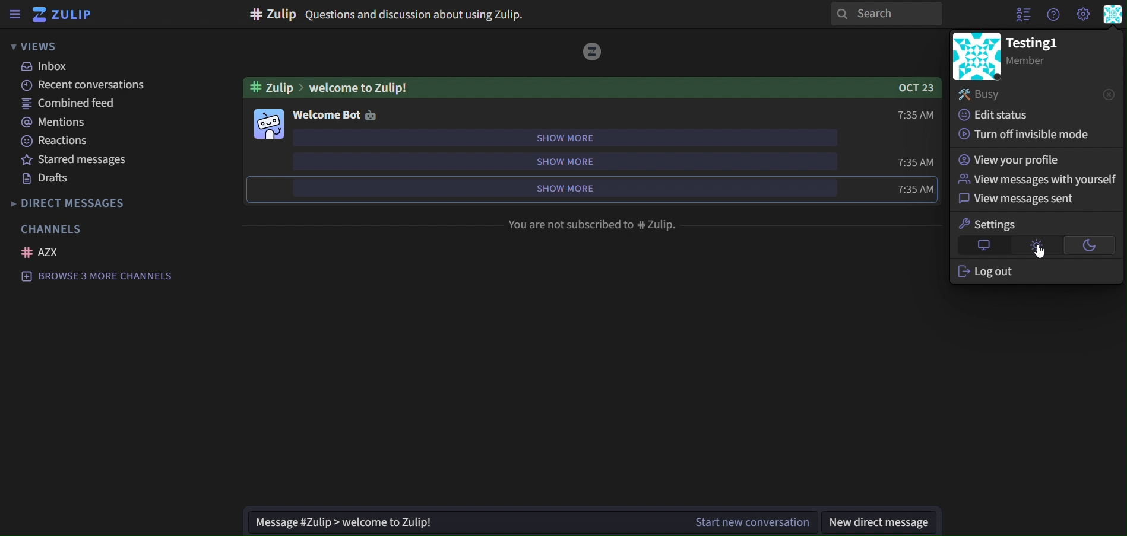 The height and width of the screenshot is (536, 1127). I want to click on view messages sentq, so click(1028, 199).